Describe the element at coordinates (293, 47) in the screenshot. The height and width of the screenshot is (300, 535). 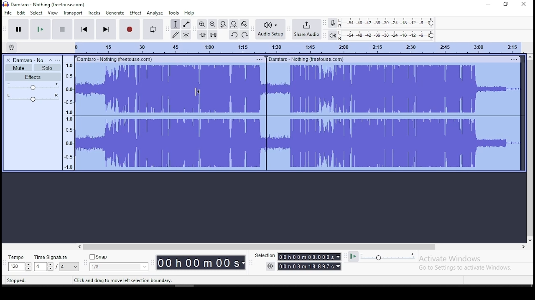
I see `timeline` at that location.